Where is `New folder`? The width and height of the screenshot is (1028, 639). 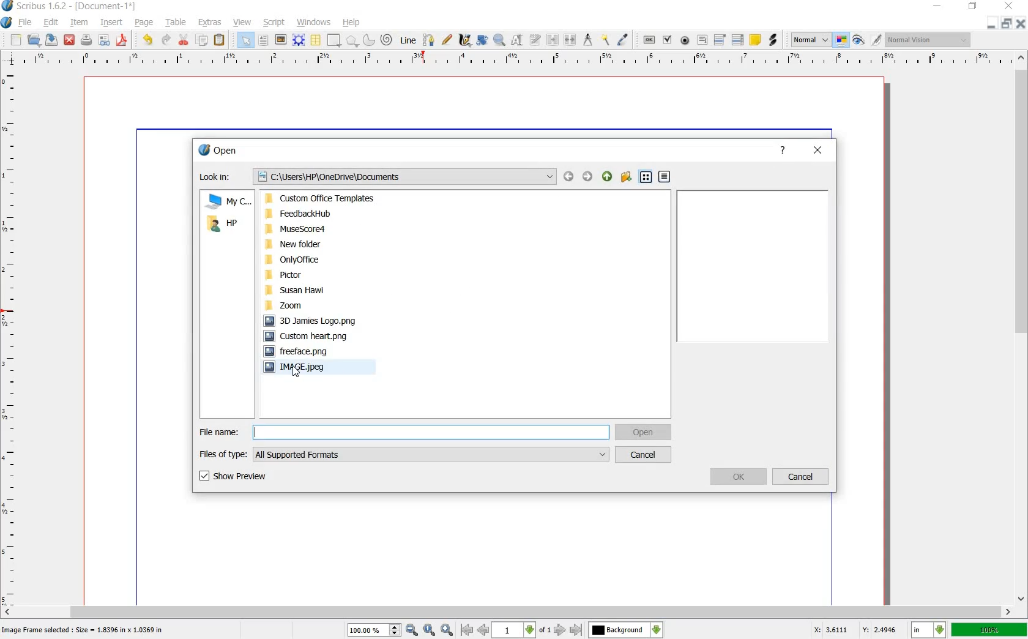 New folder is located at coordinates (301, 242).